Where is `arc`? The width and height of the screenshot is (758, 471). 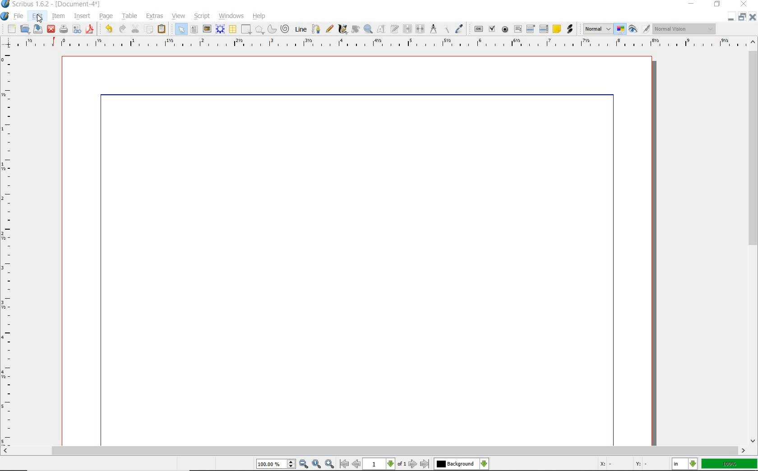
arc is located at coordinates (271, 29).